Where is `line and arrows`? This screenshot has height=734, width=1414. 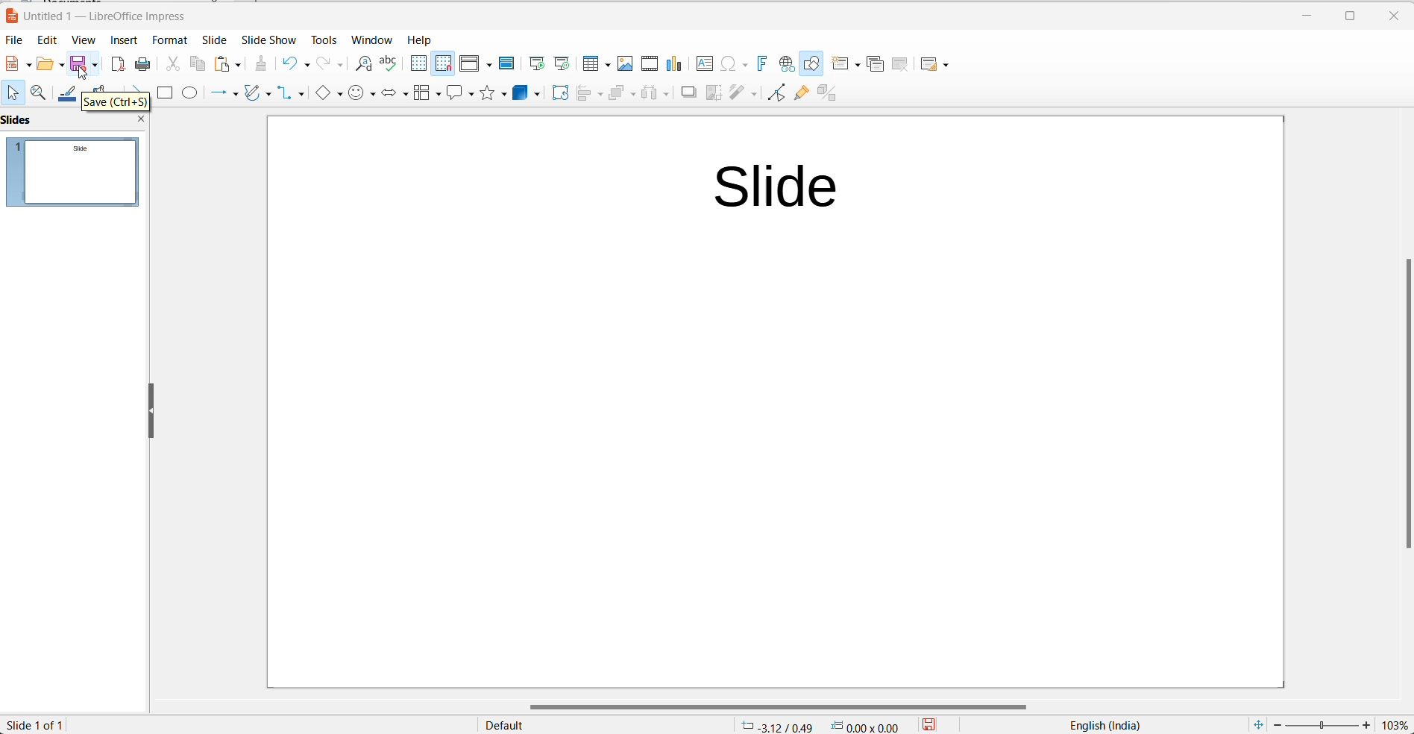
line and arrows is located at coordinates (224, 93).